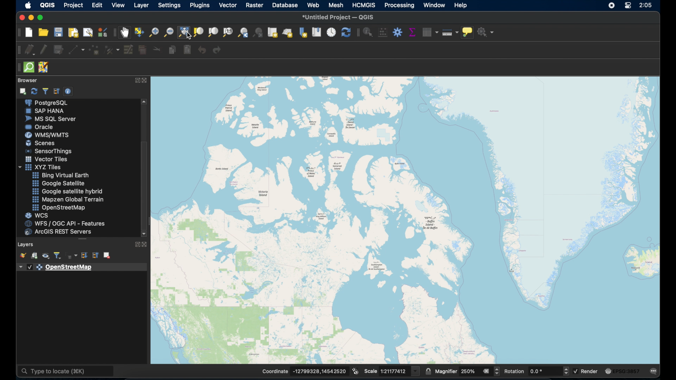 This screenshot has width=676, height=380. I want to click on vector tiles, so click(47, 159).